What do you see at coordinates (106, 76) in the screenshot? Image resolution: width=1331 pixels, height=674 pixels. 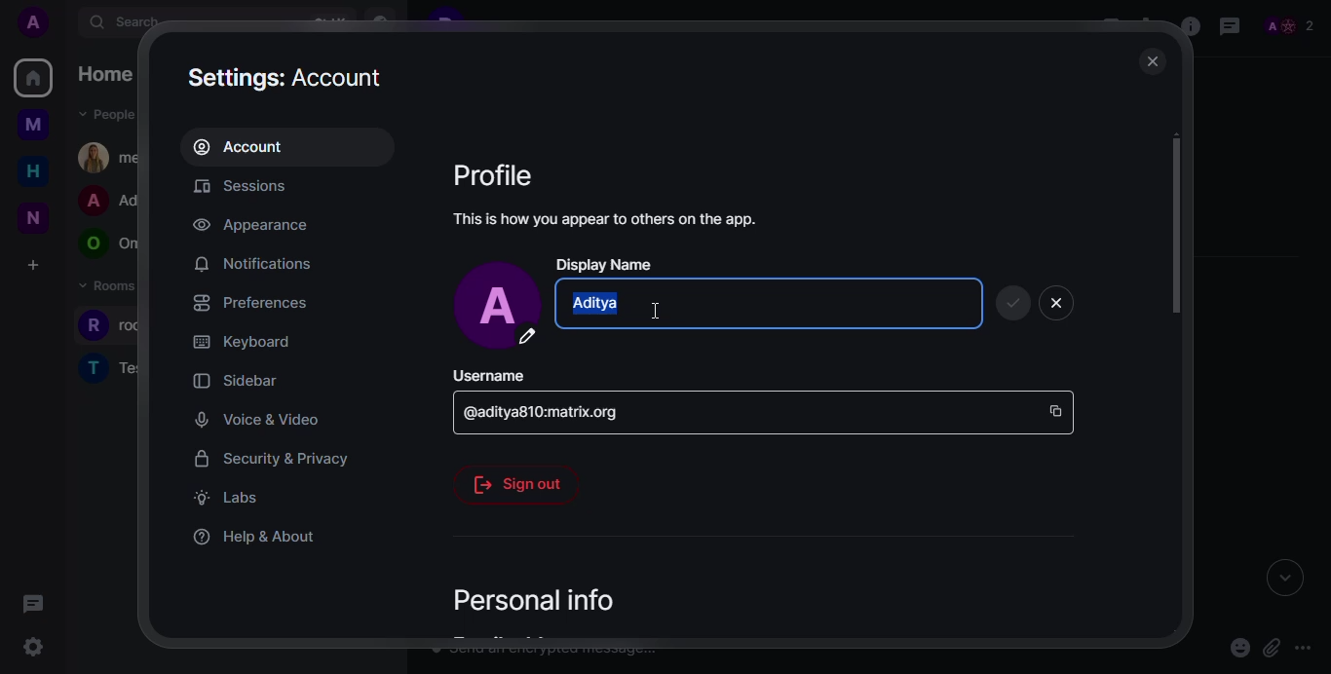 I see `home` at bounding box center [106, 76].